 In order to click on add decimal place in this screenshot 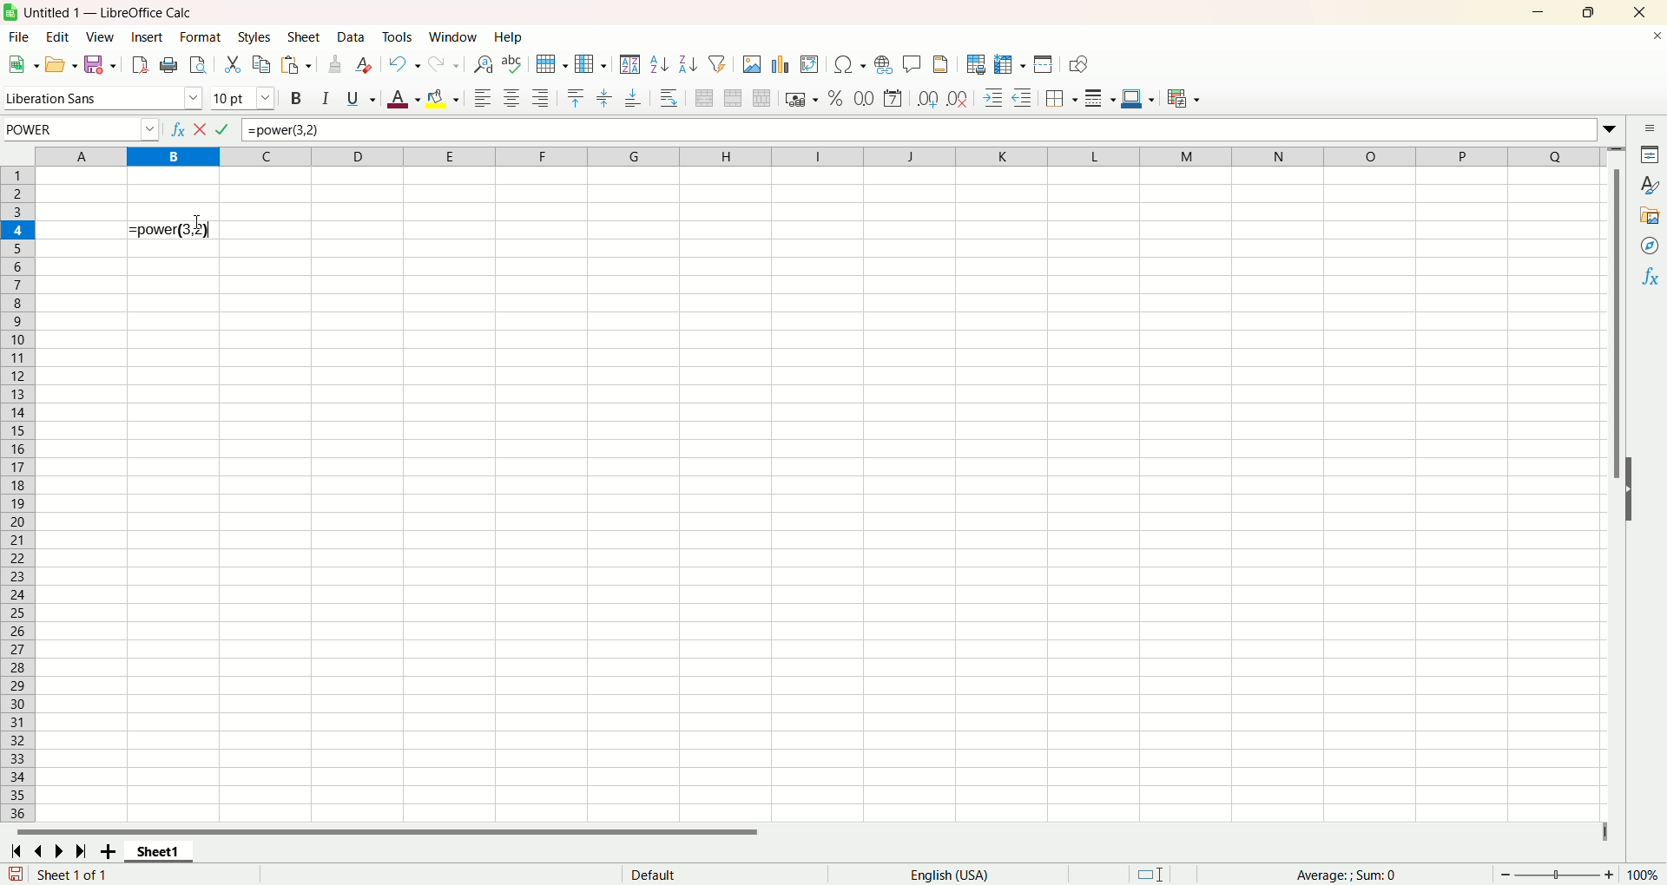, I will do `click(929, 99)`.